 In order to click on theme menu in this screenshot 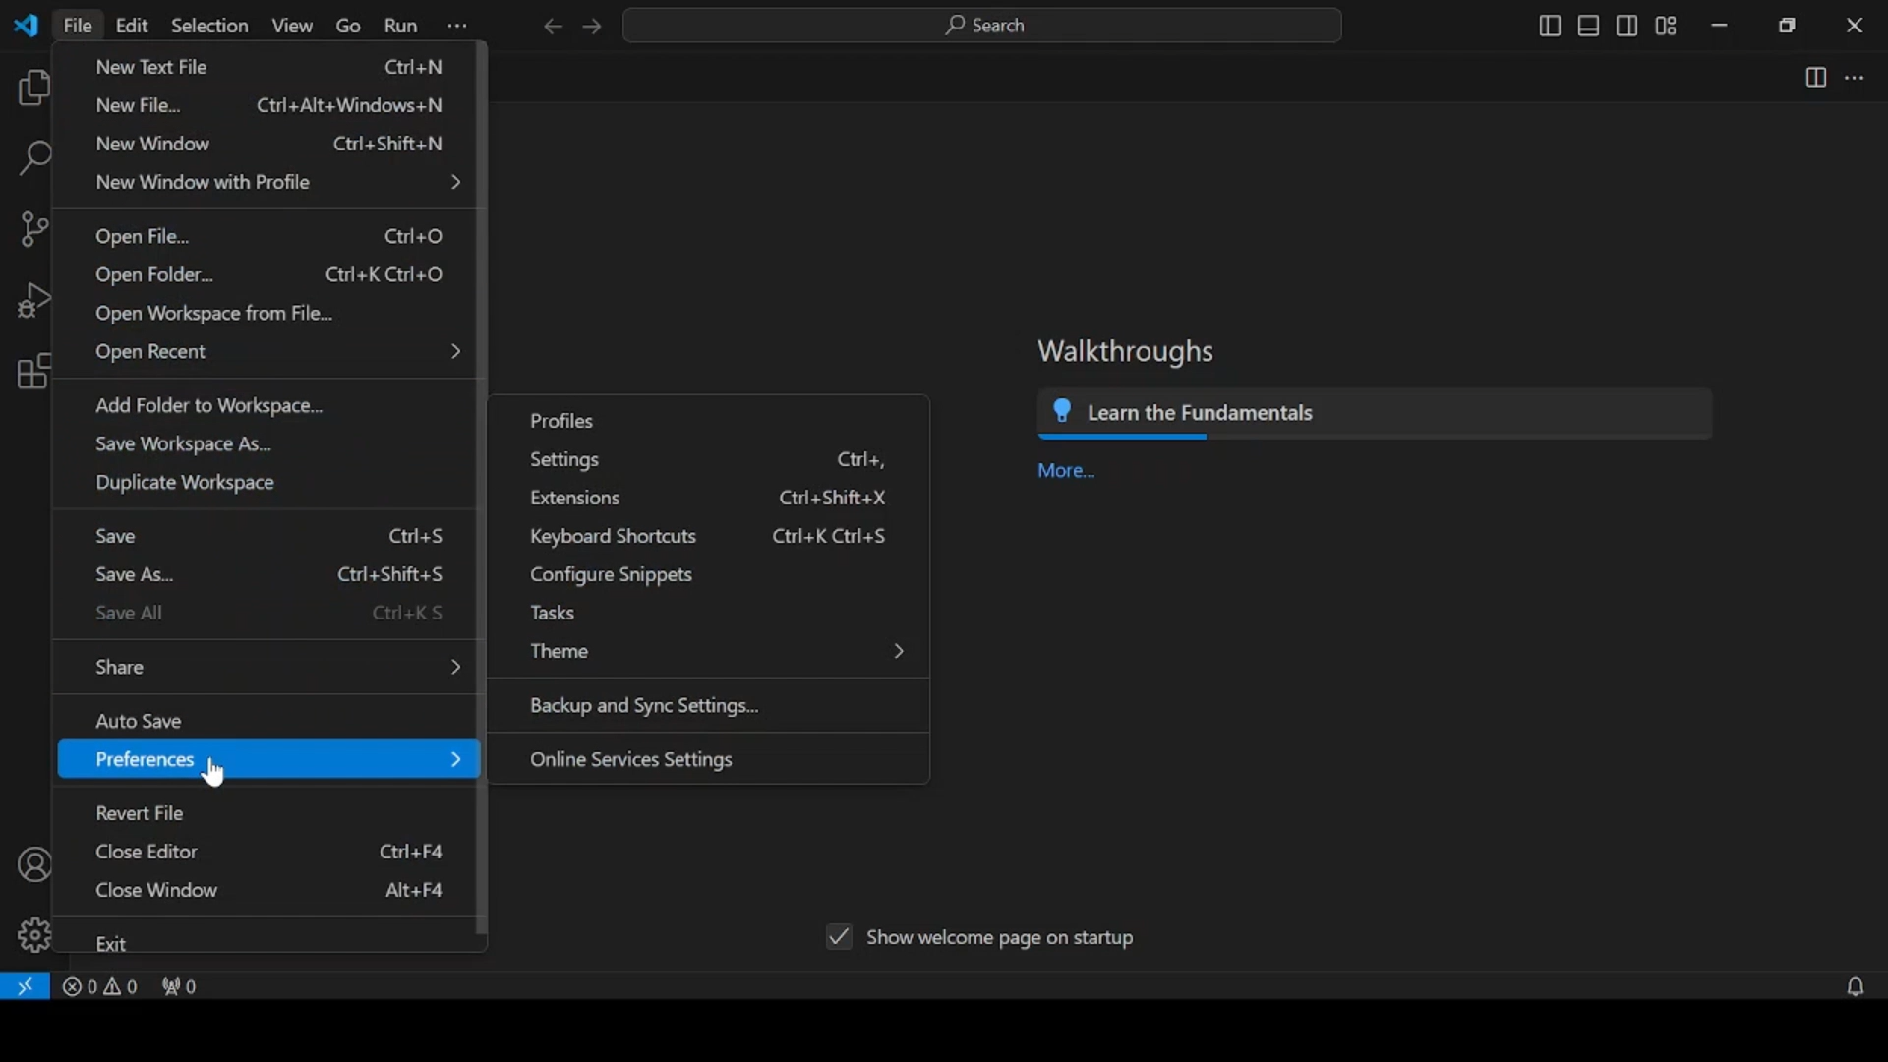, I will do `click(722, 651)`.